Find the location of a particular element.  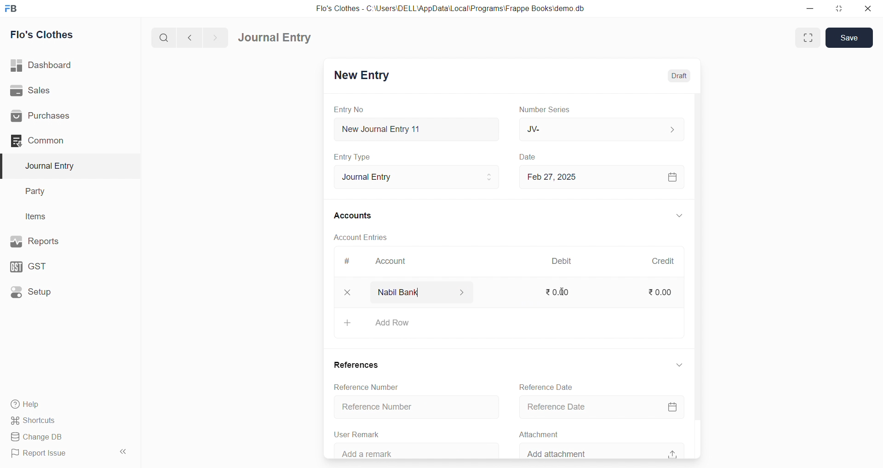

Credit is located at coordinates (664, 262).